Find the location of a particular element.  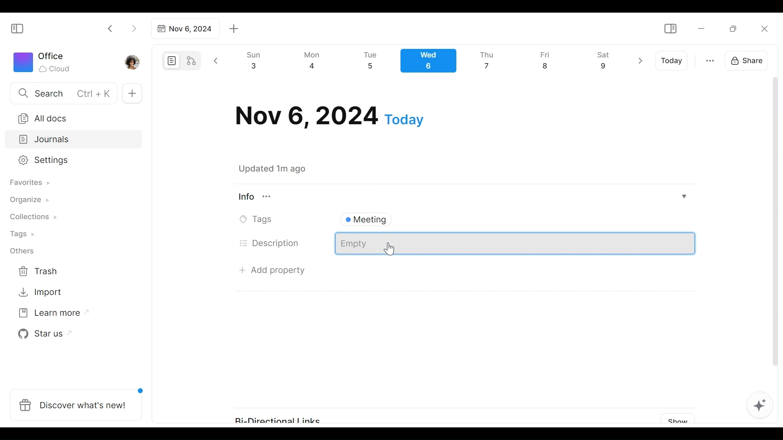

Description is located at coordinates (270, 243).